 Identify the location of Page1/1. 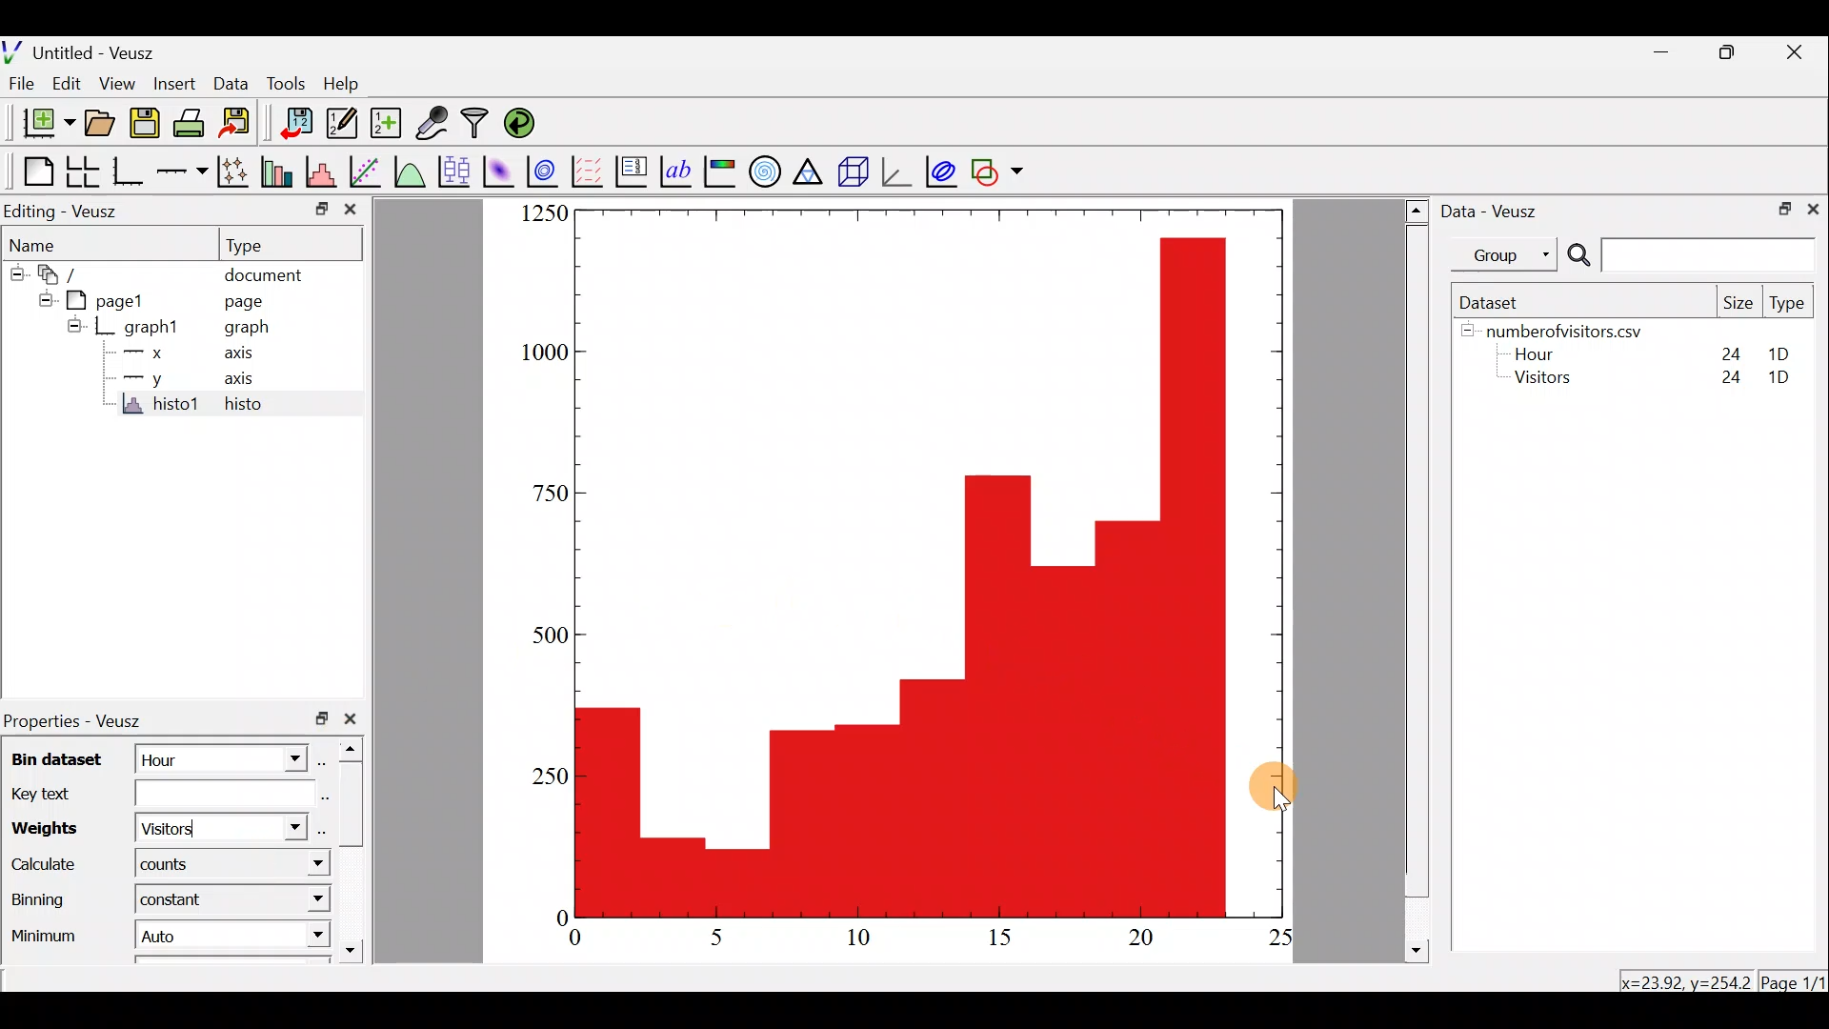
(1791, 980).